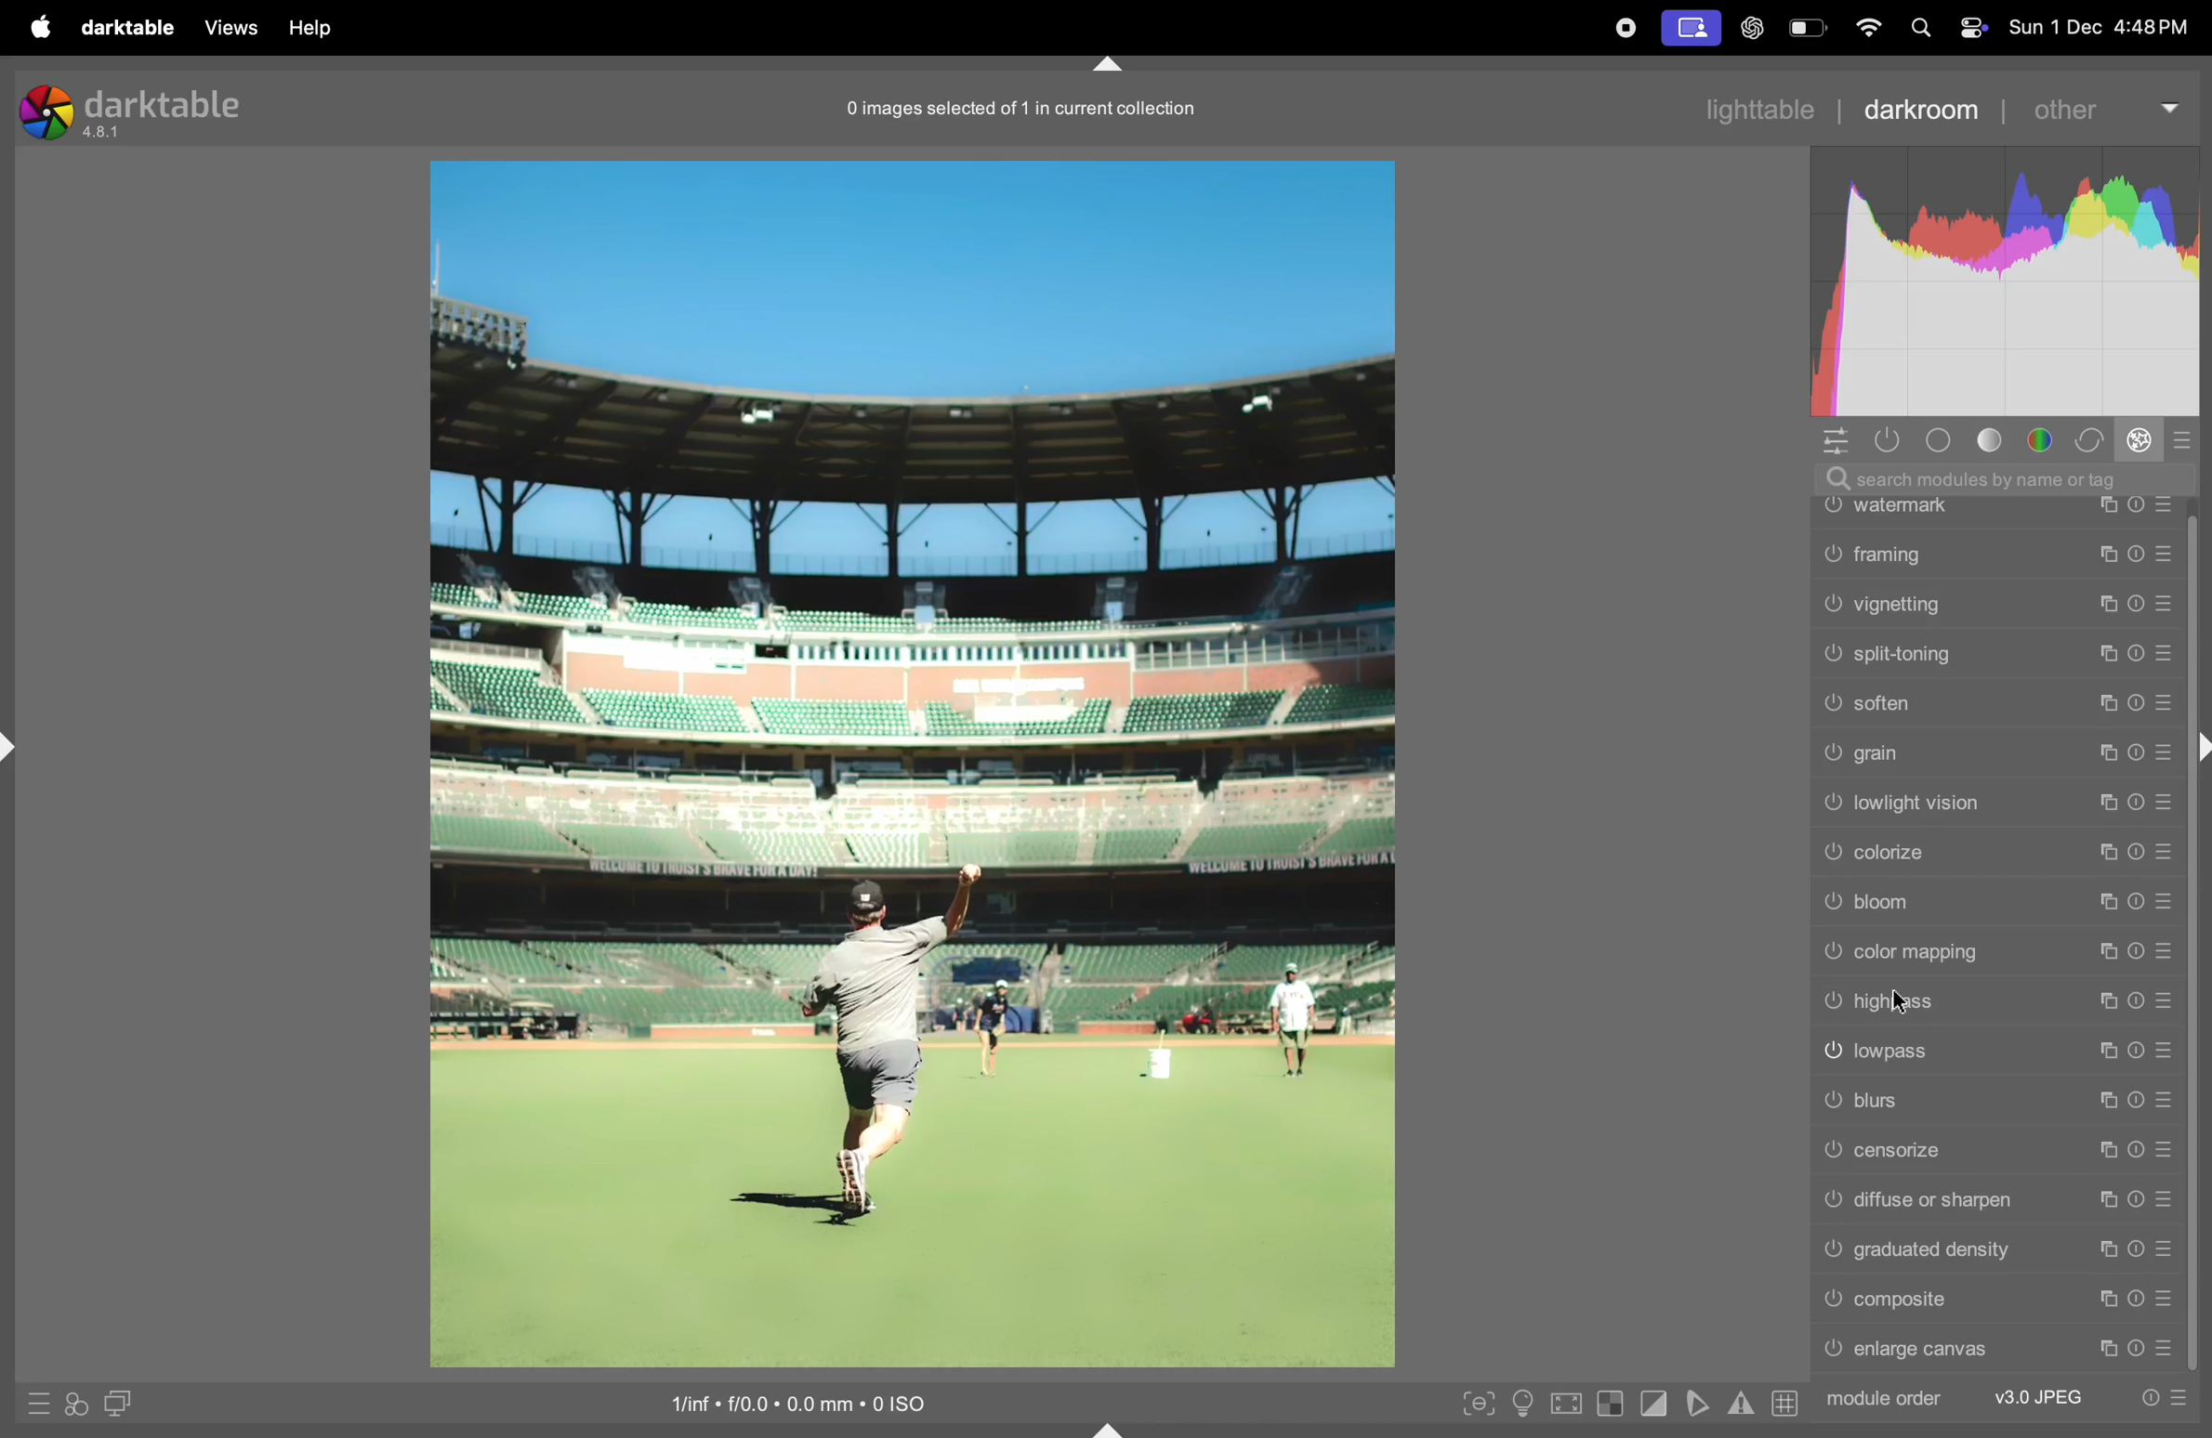 The width and height of the screenshot is (2212, 1438). I want to click on darktable, so click(127, 27).